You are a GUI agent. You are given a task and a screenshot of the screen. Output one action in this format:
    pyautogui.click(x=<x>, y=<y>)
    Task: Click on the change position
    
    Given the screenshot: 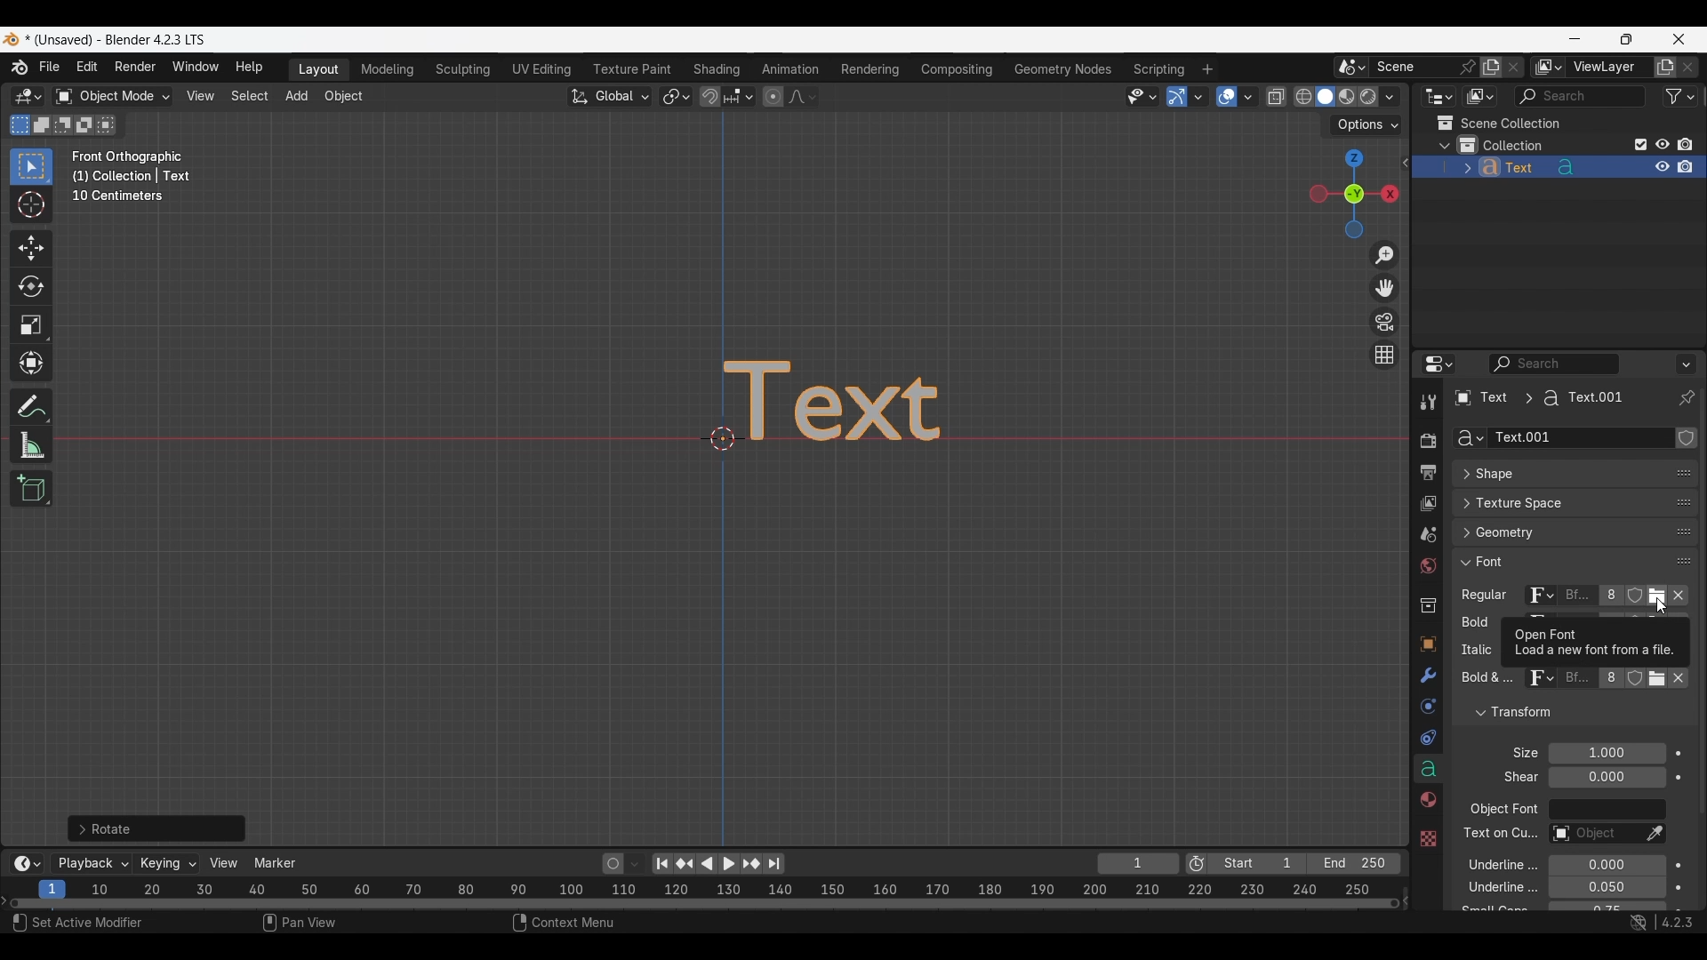 What is the action you would take?
    pyautogui.click(x=1681, y=533)
    